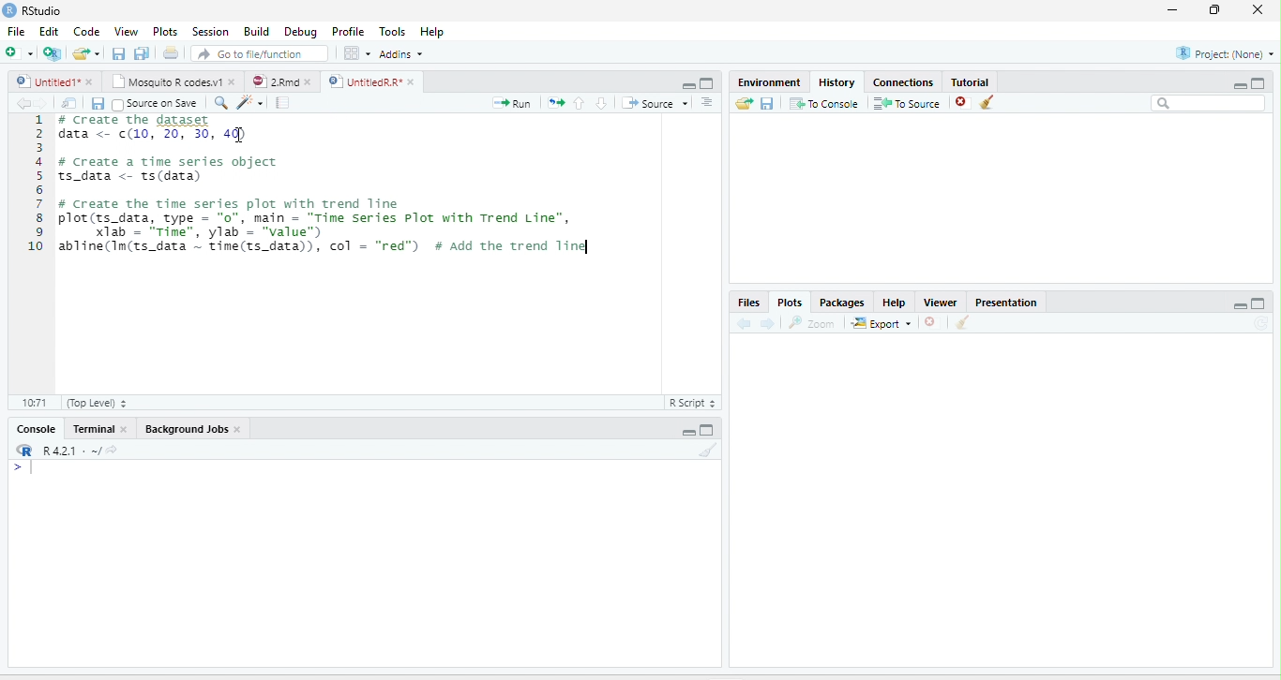  What do you see at coordinates (34, 185) in the screenshot?
I see `Line number` at bounding box center [34, 185].